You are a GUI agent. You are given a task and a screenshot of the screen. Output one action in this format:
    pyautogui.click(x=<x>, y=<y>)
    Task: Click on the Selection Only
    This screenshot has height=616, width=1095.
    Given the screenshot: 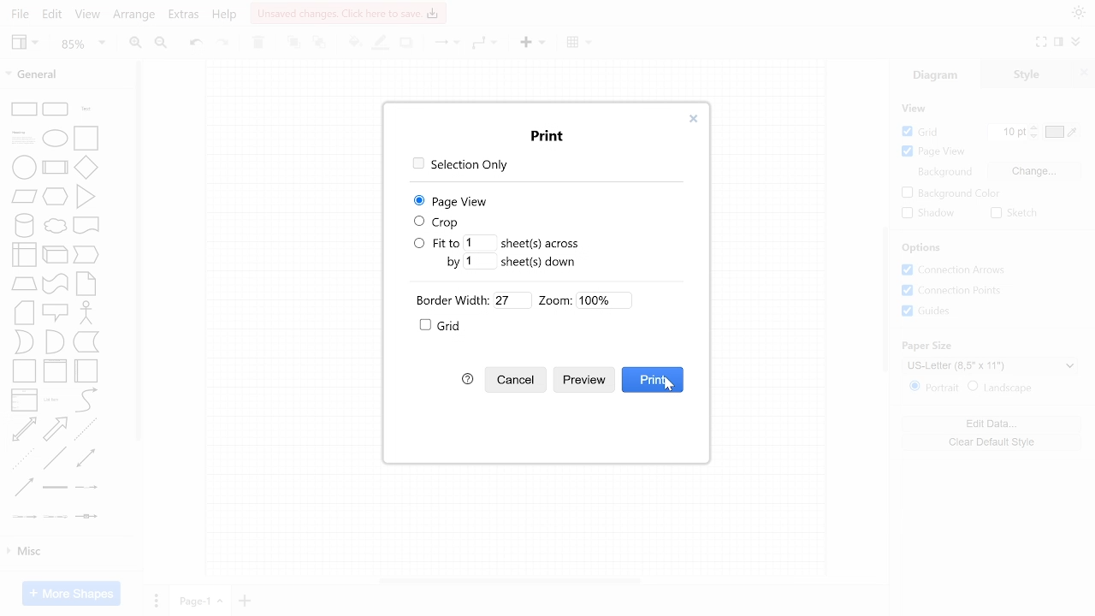 What is the action you would take?
    pyautogui.click(x=461, y=165)
    